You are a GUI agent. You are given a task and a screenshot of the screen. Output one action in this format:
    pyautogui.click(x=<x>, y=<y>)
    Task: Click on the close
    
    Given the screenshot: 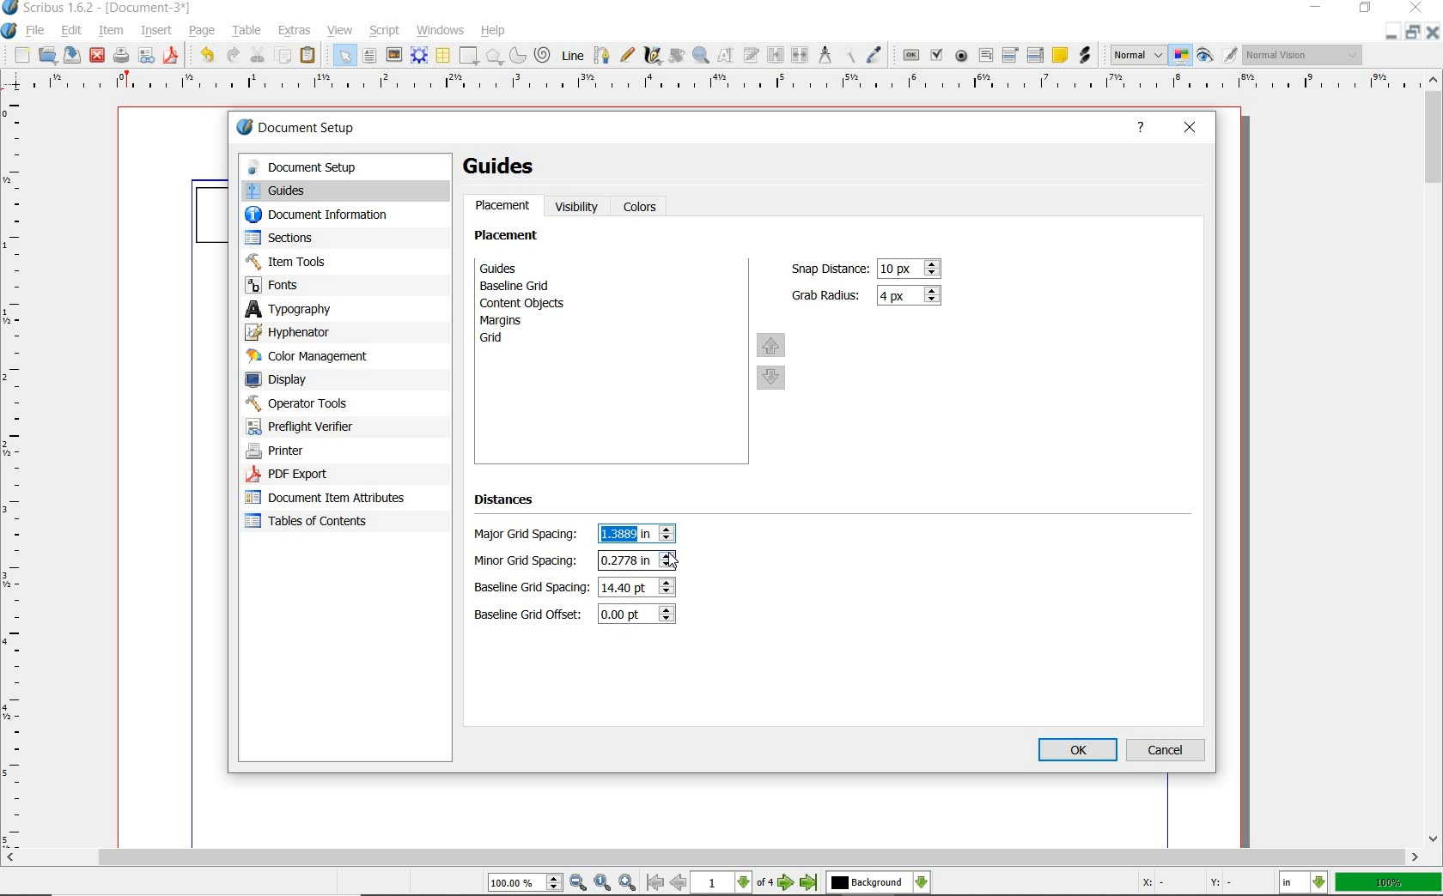 What is the action you would take?
    pyautogui.click(x=1416, y=8)
    